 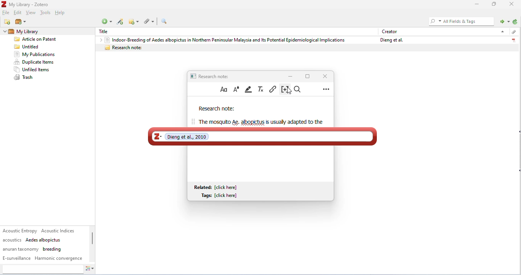 What do you see at coordinates (35, 62) in the screenshot?
I see `duplicate items` at bounding box center [35, 62].